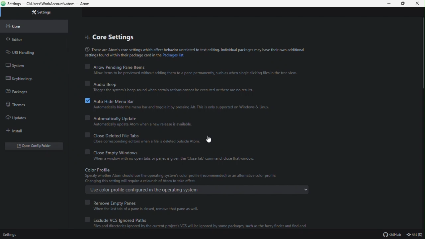 This screenshot has height=239, width=425. What do you see at coordinates (109, 152) in the screenshot?
I see `Close empty windows` at bounding box center [109, 152].